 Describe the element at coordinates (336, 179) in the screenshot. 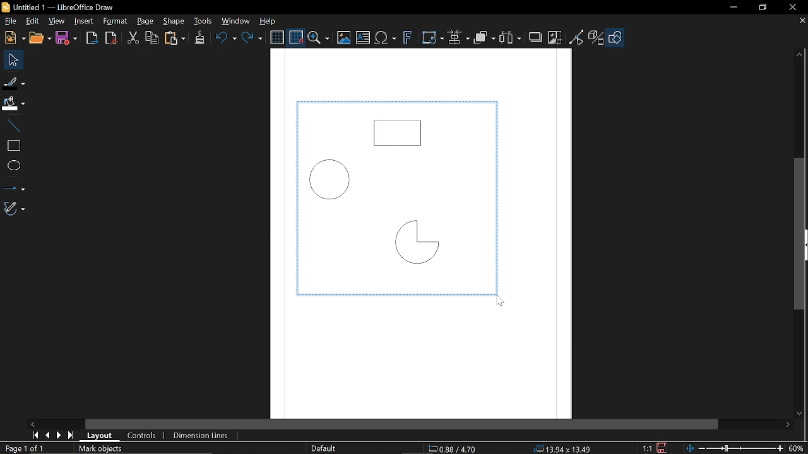

I see `Circle` at that location.